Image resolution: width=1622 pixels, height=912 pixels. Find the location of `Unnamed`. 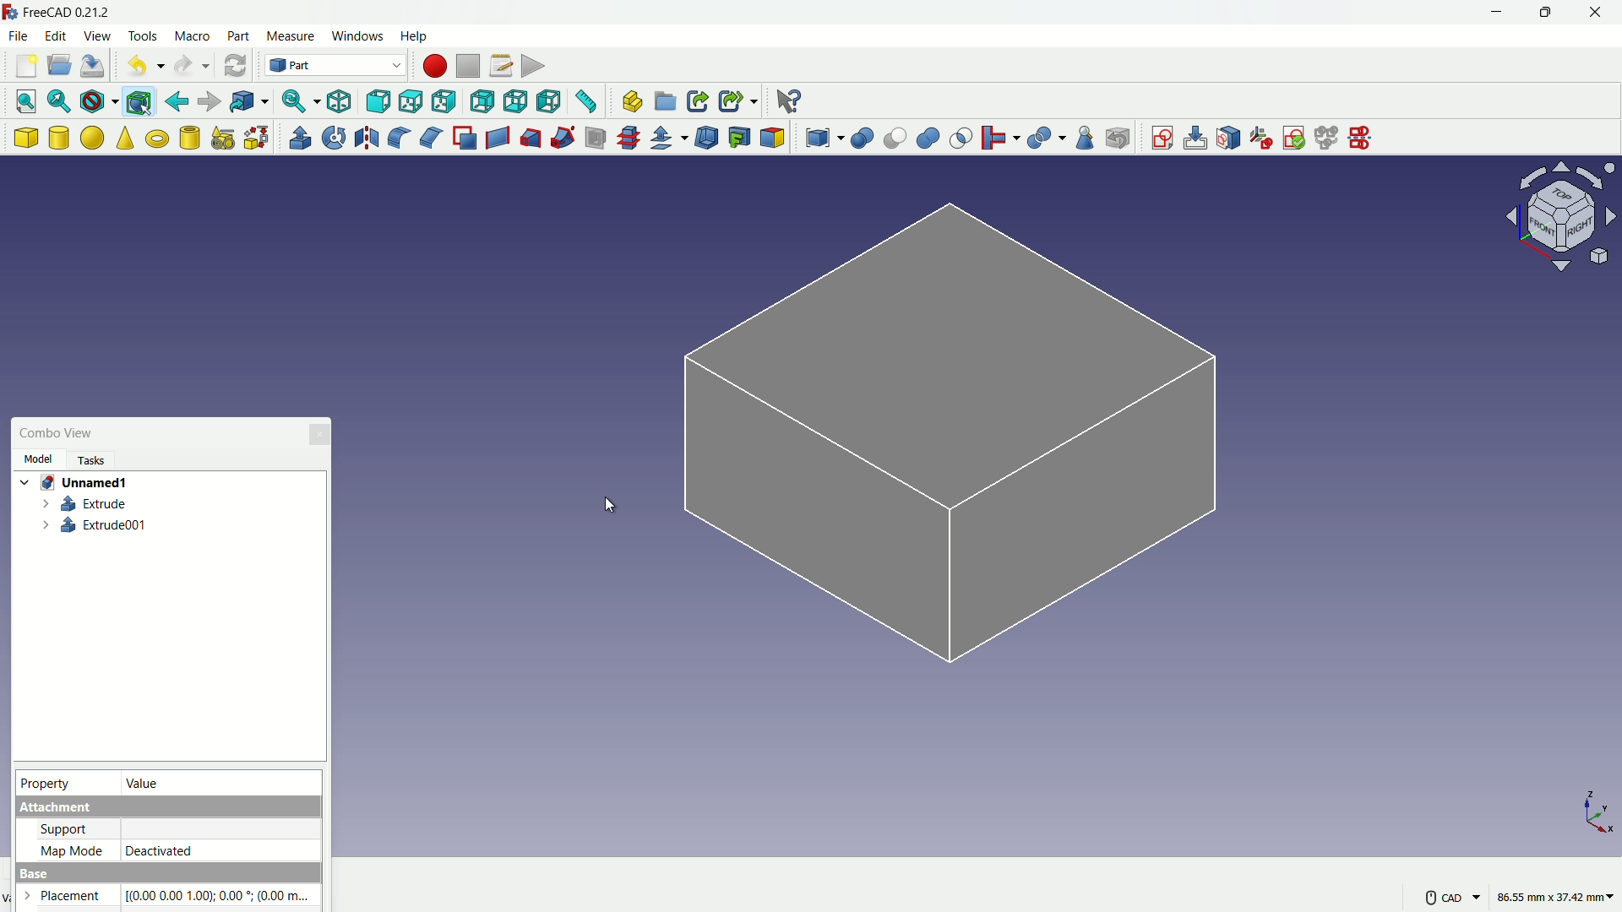

Unnamed is located at coordinates (79, 483).